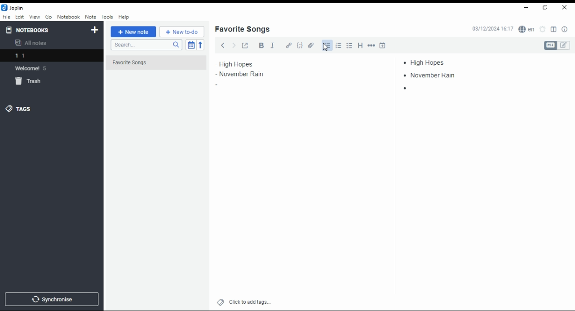  What do you see at coordinates (289, 45) in the screenshot?
I see `hyperlink` at bounding box center [289, 45].